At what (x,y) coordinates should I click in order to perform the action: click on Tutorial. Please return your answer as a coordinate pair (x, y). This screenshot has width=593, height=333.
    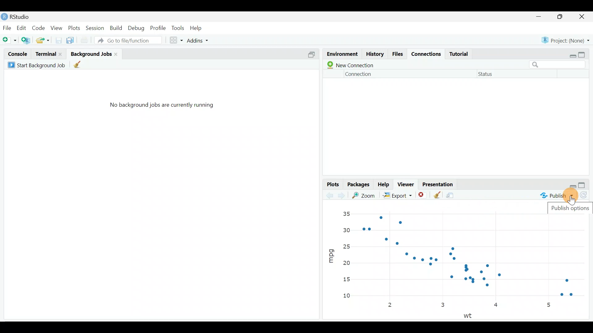
    Looking at the image, I should click on (461, 54).